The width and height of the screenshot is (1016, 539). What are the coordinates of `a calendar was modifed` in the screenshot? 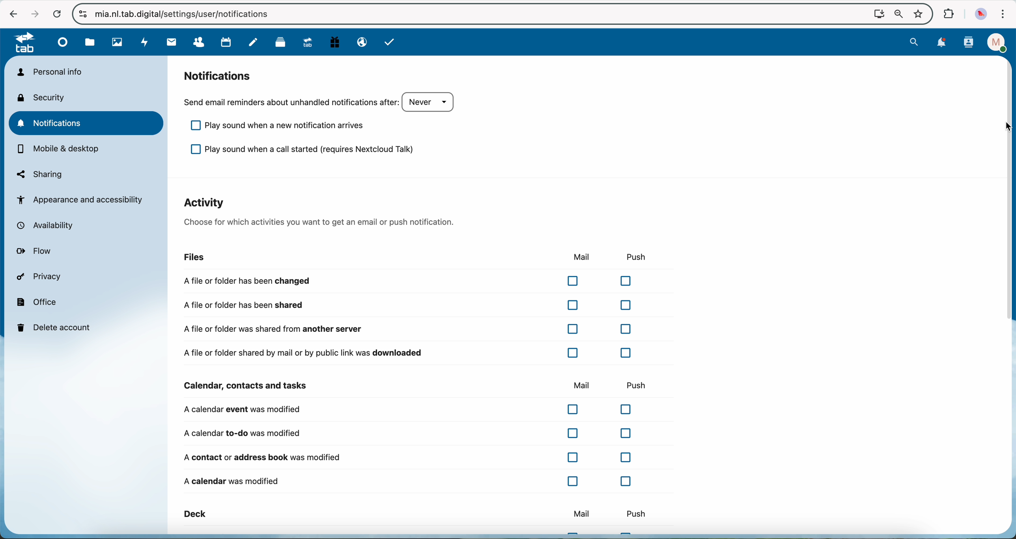 It's located at (409, 481).